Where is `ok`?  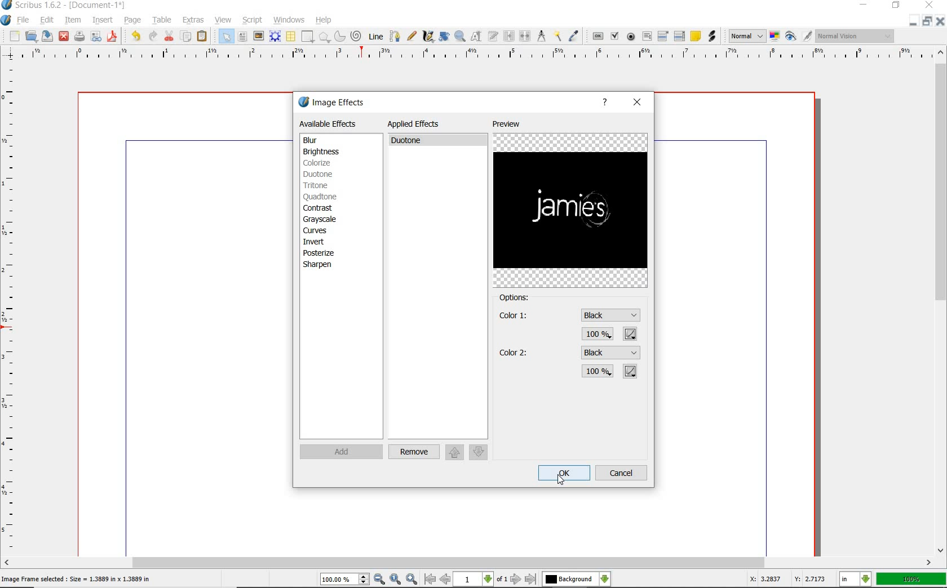
ok is located at coordinates (564, 471).